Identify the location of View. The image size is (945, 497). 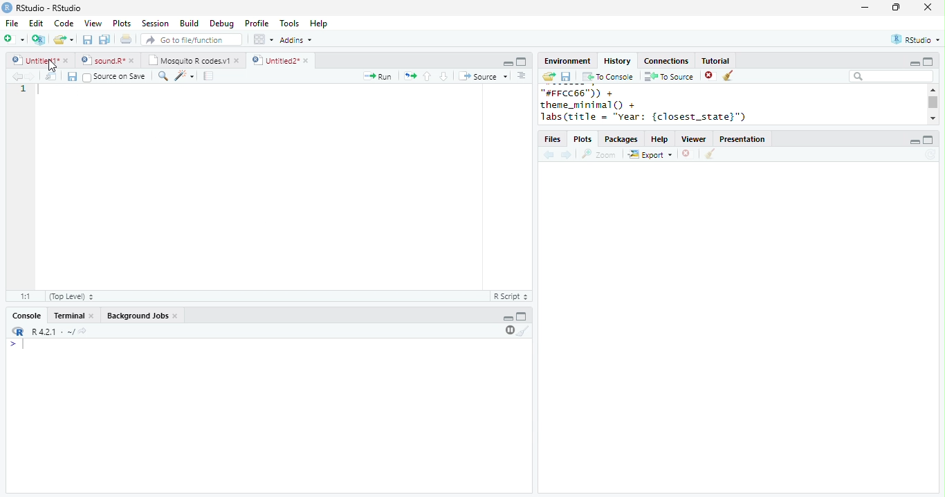
(93, 24).